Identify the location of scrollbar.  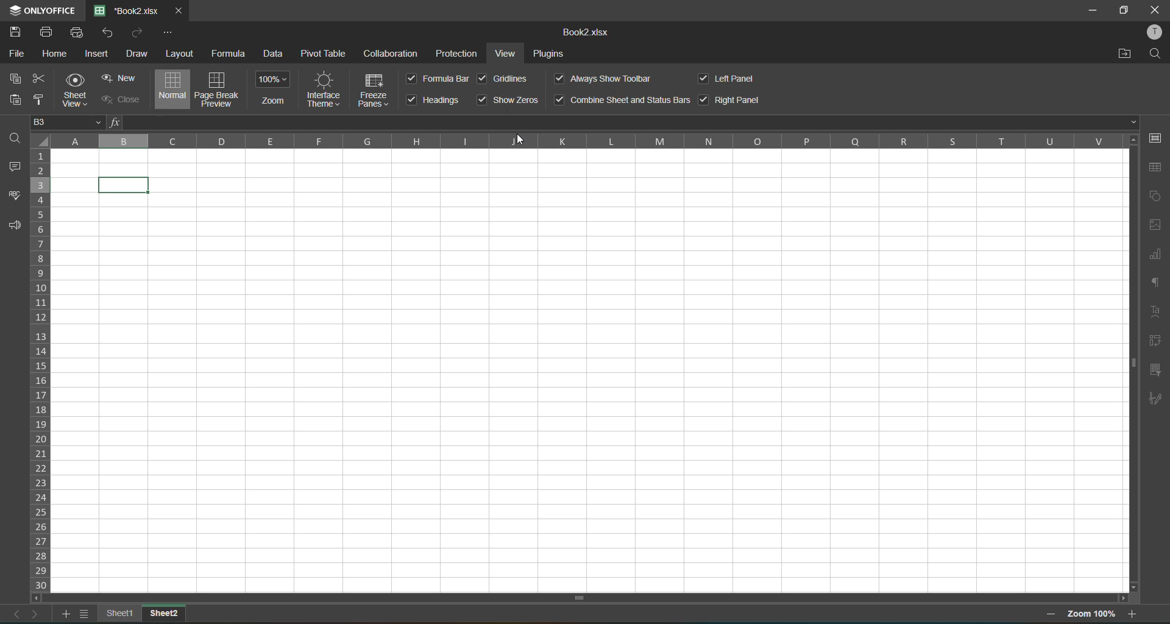
(580, 598).